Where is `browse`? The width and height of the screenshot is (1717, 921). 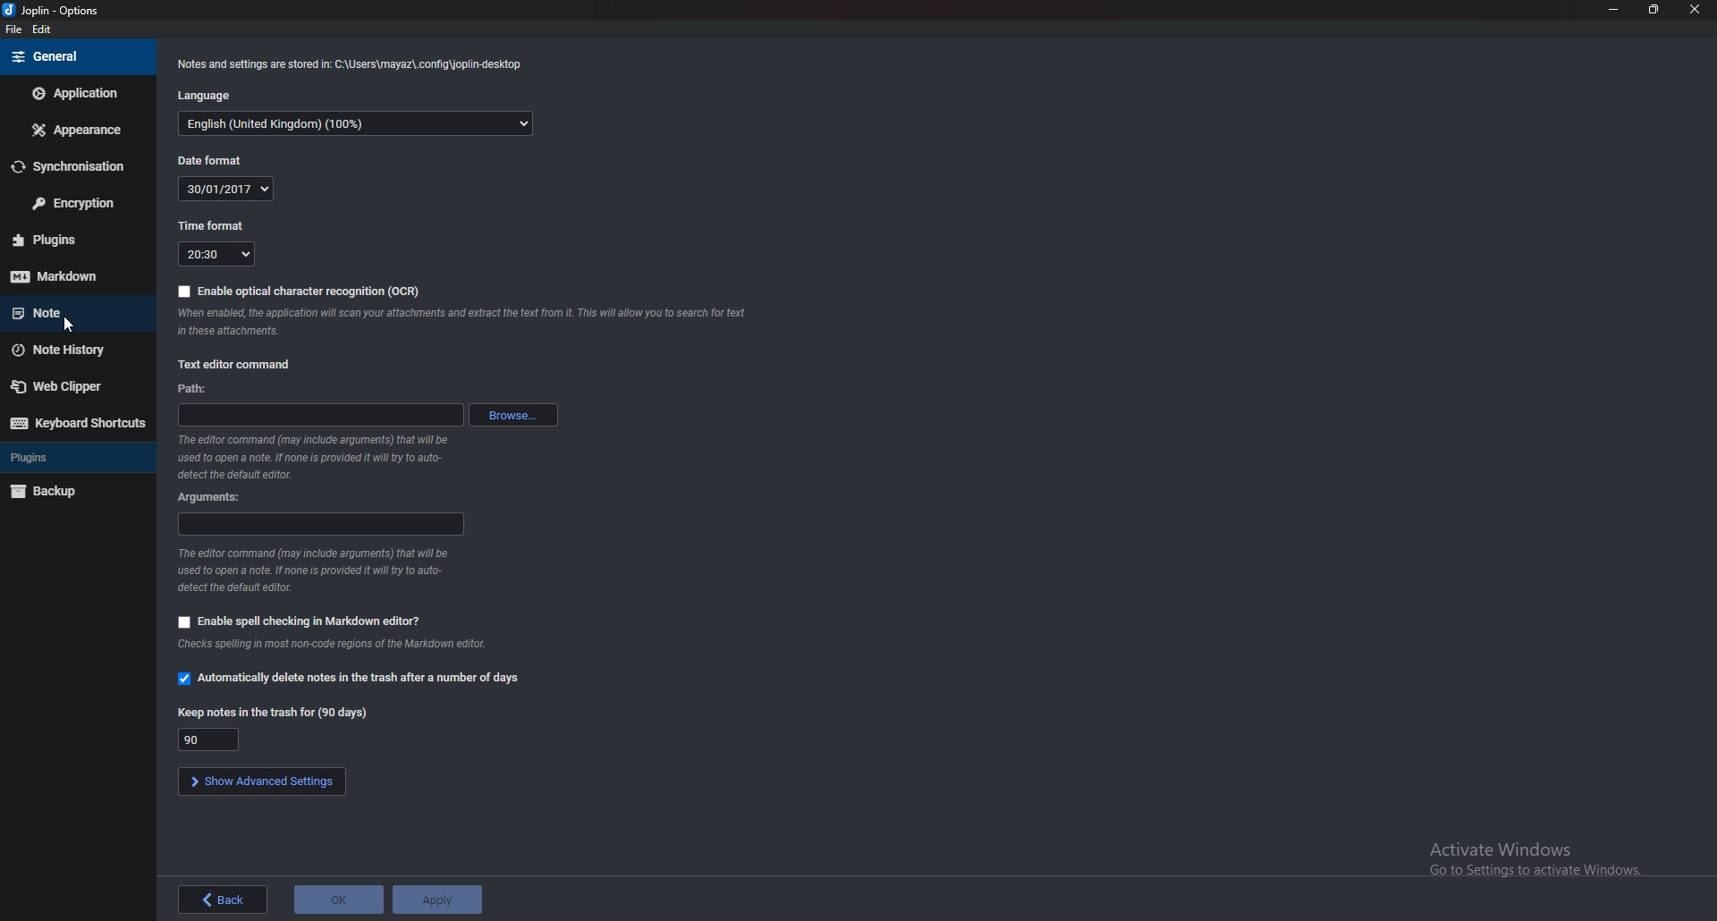
browse is located at coordinates (518, 414).